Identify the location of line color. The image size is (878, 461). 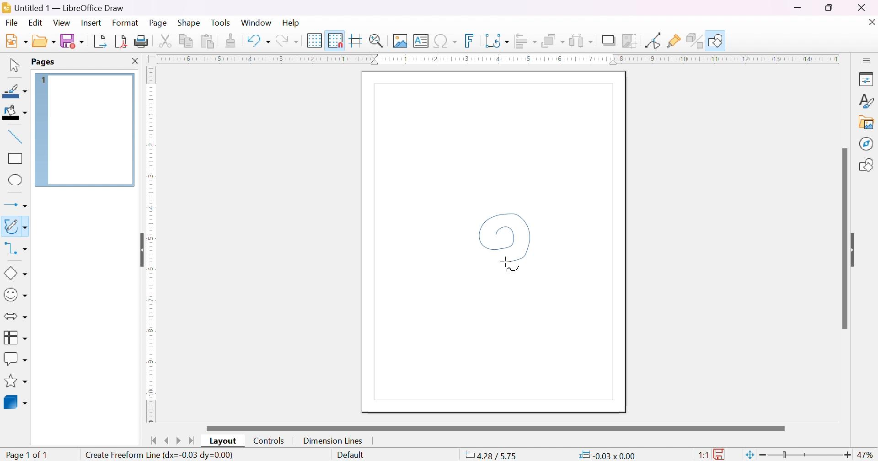
(15, 91).